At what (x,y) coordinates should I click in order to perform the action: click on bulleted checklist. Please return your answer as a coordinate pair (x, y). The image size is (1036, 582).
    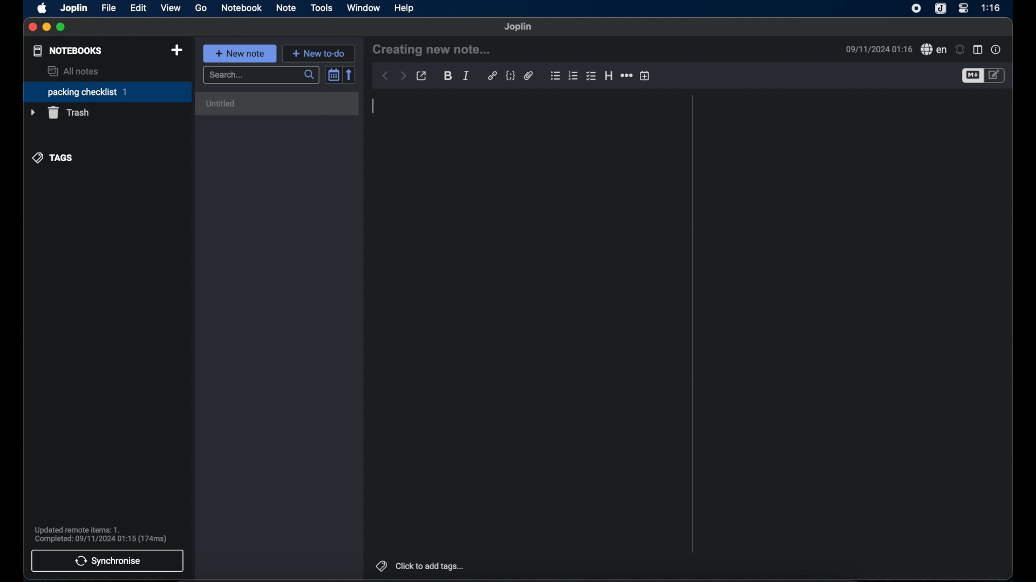
    Looking at the image, I should click on (555, 77).